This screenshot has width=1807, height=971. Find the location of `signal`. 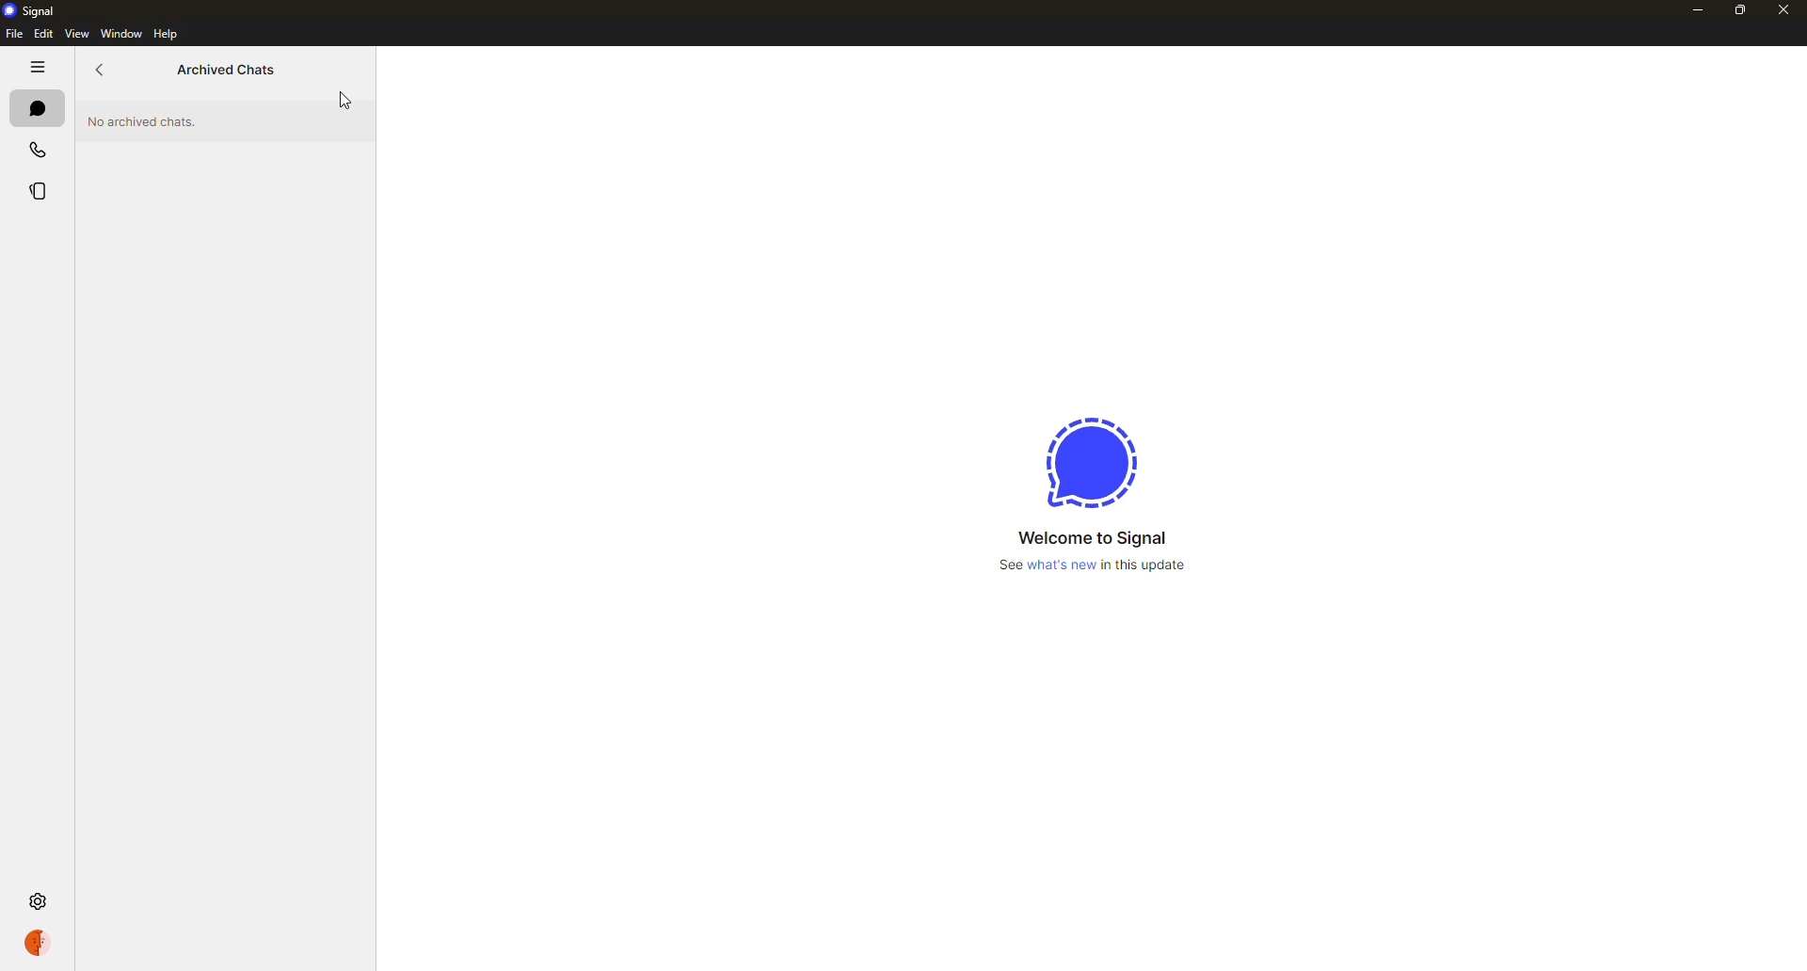

signal is located at coordinates (1080, 460).